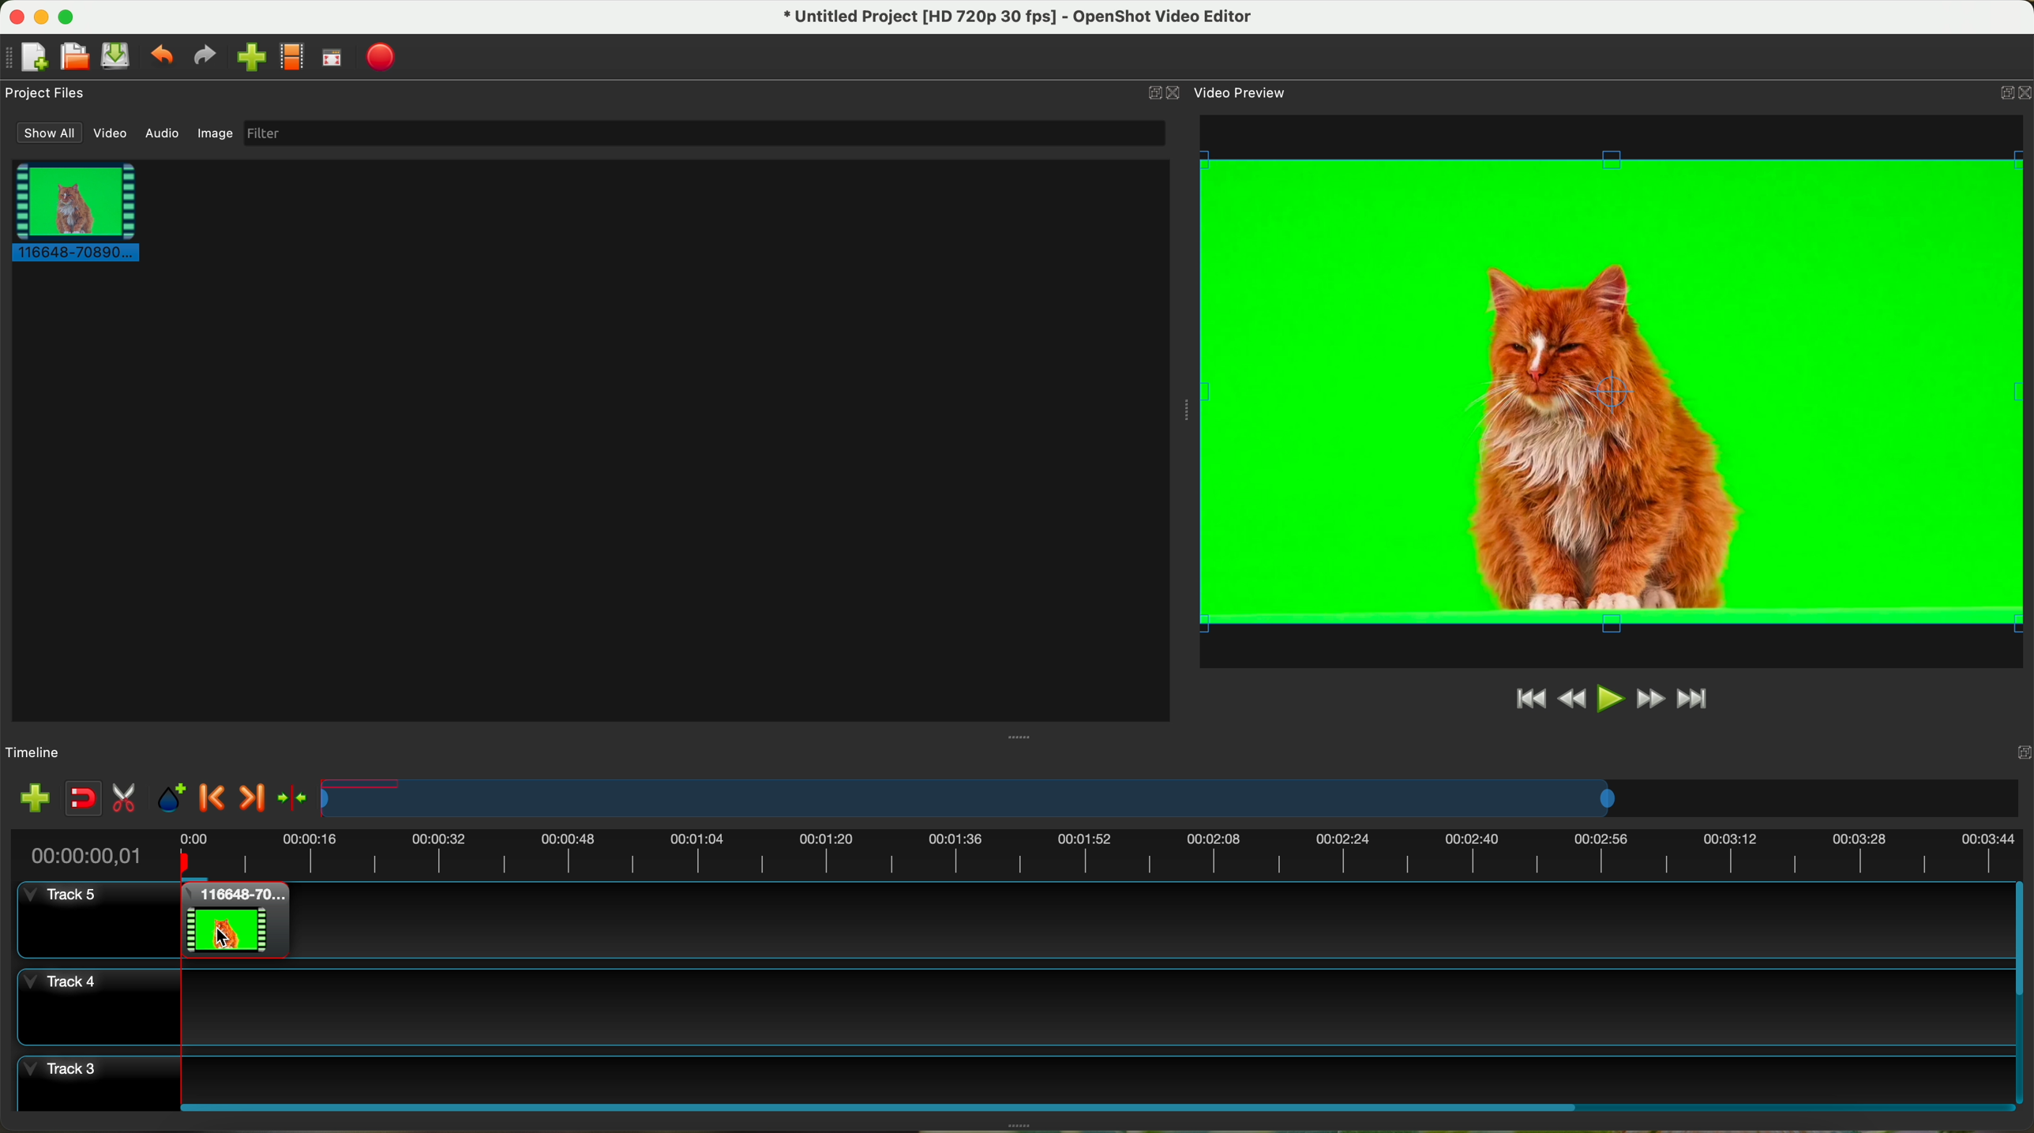 This screenshot has width=2034, height=1133. I want to click on show all, so click(46, 133).